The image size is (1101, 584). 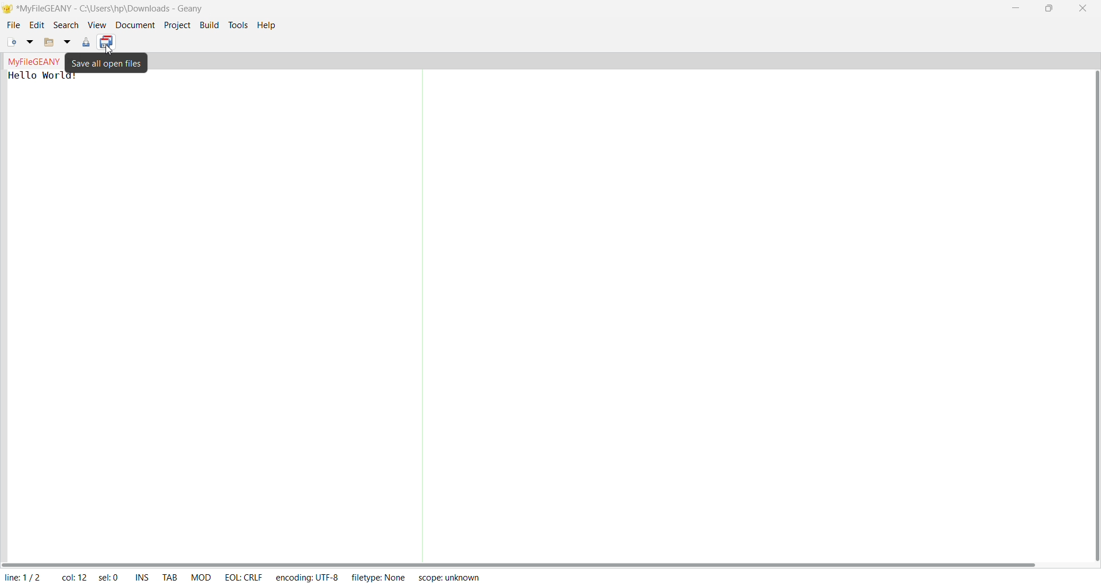 I want to click on Build, so click(x=209, y=26).